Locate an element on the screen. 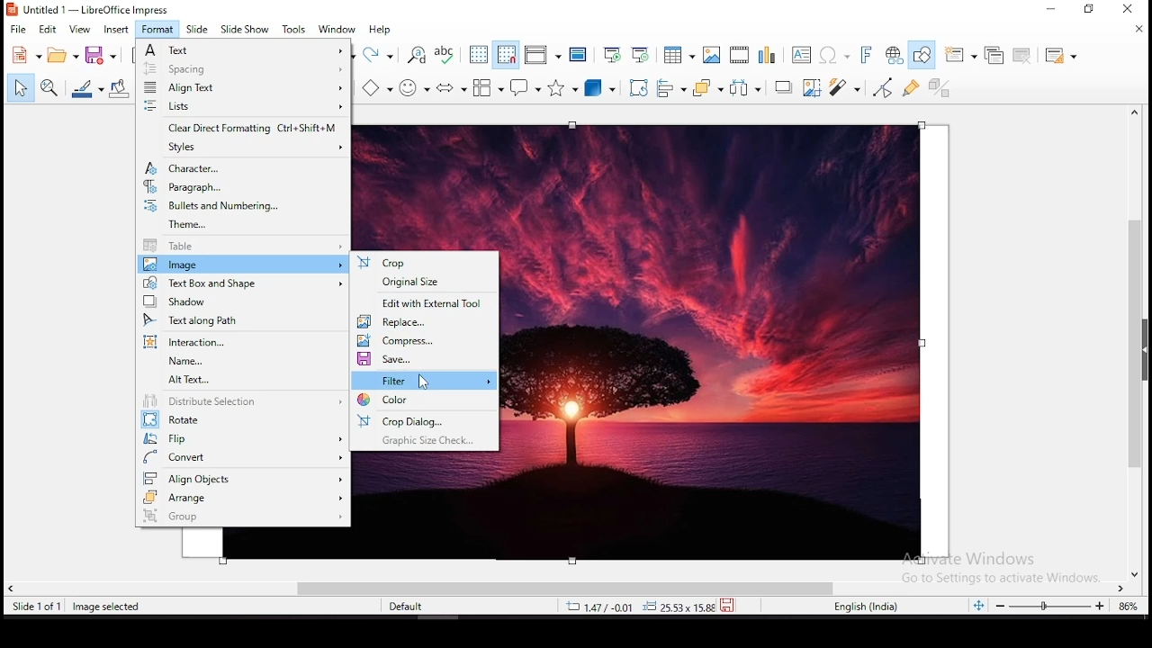  file is located at coordinates (16, 30).